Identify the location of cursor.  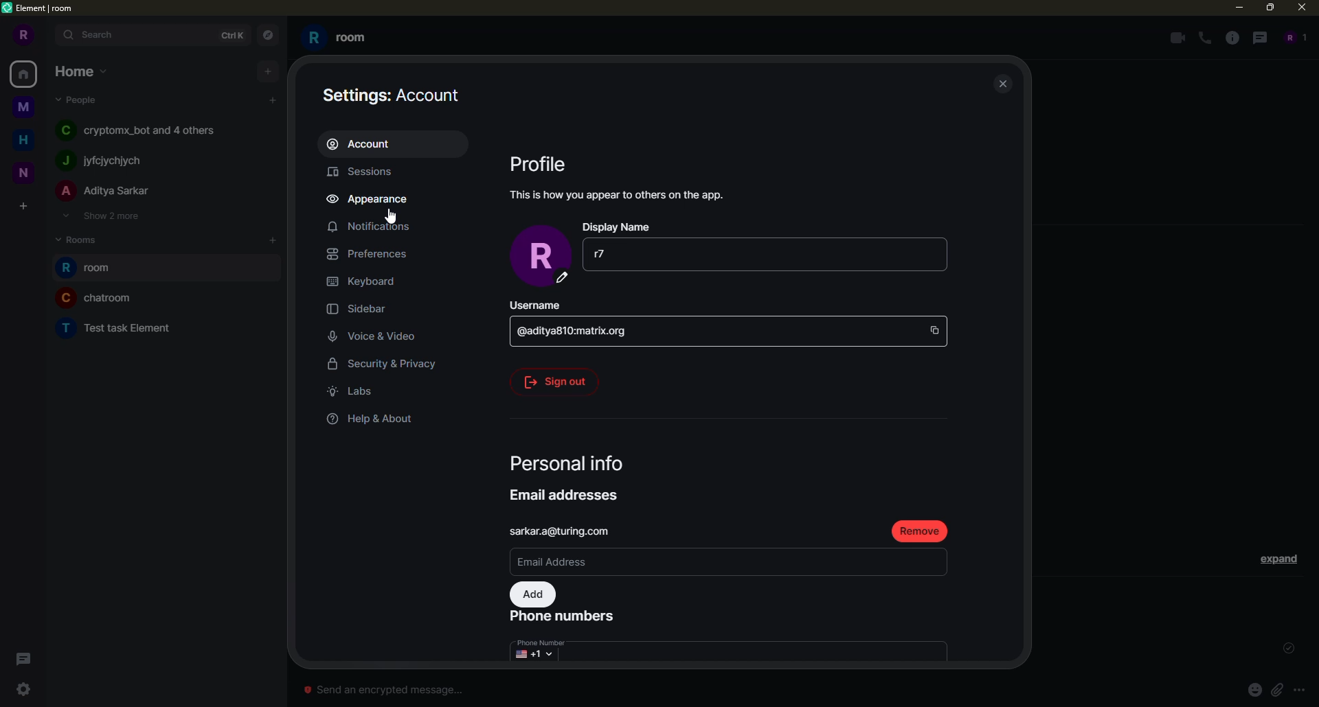
(391, 217).